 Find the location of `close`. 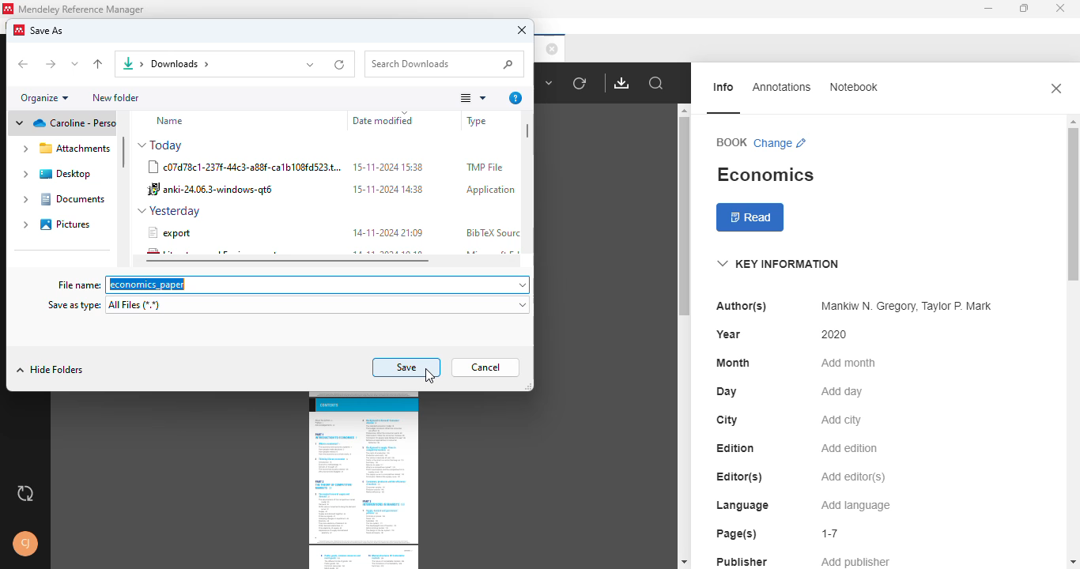

close is located at coordinates (552, 48).